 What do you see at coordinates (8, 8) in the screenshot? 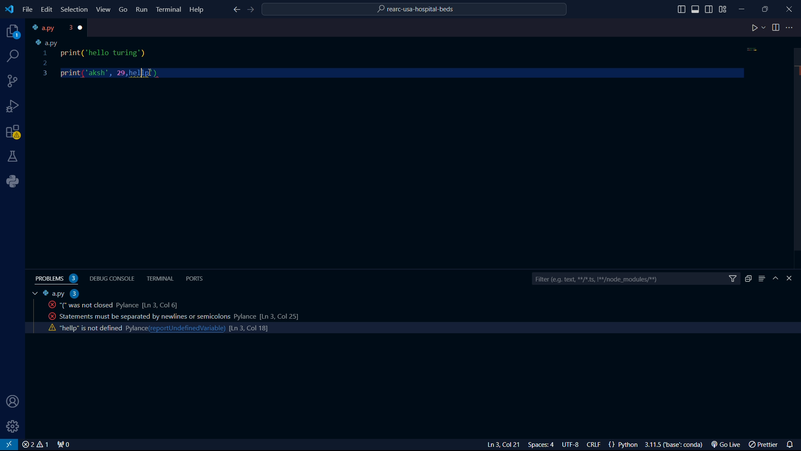
I see `VS Code logo` at bounding box center [8, 8].